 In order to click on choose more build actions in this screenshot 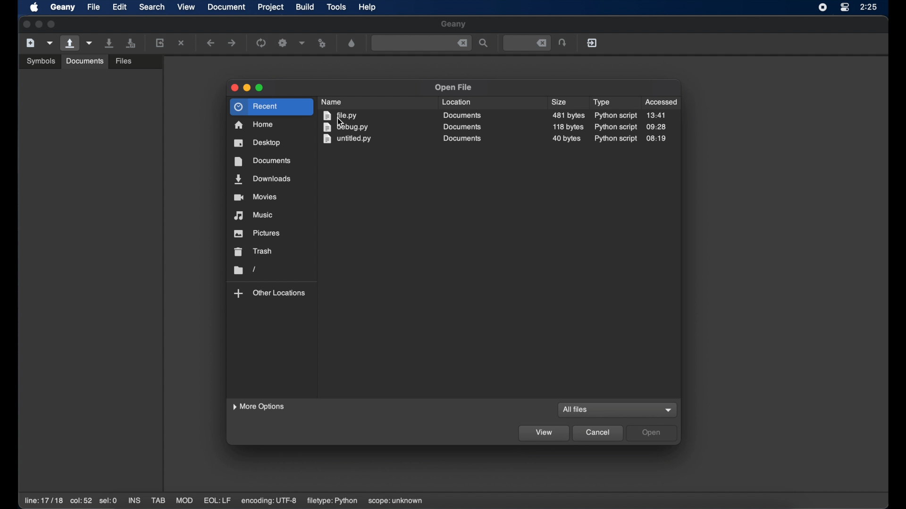, I will do `click(302, 43)`.